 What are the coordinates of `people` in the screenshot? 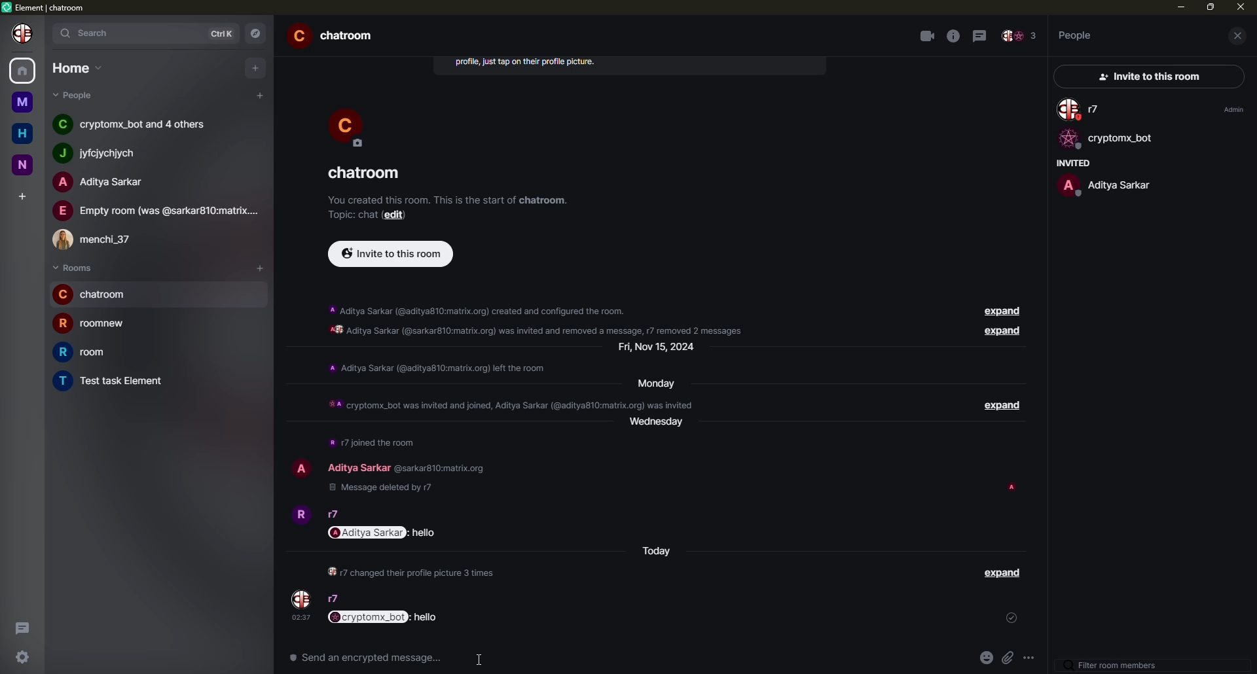 It's located at (103, 153).